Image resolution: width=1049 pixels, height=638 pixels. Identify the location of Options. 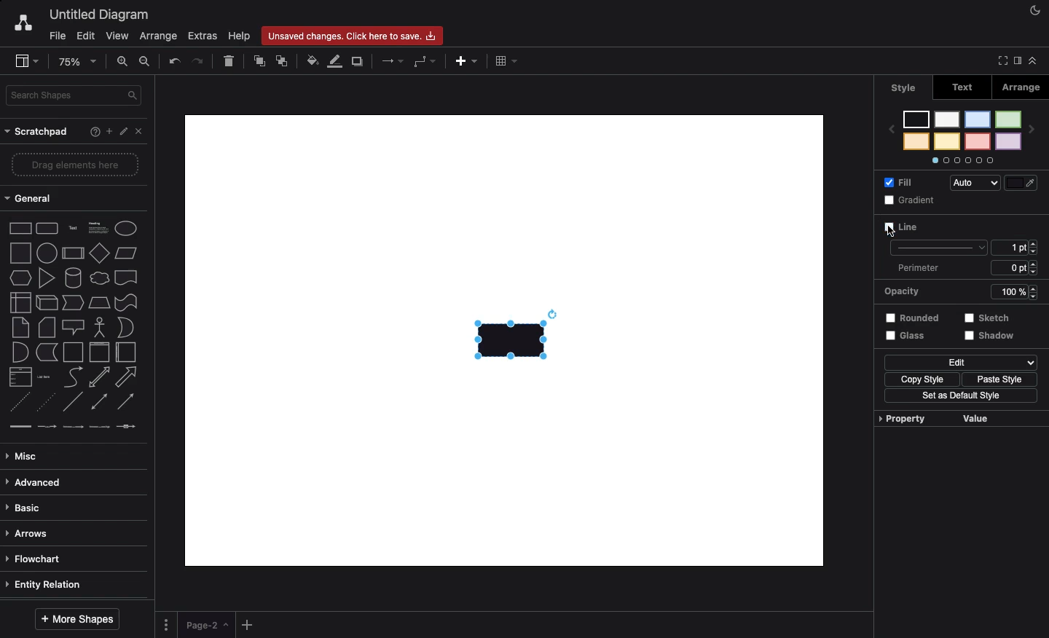
(962, 160).